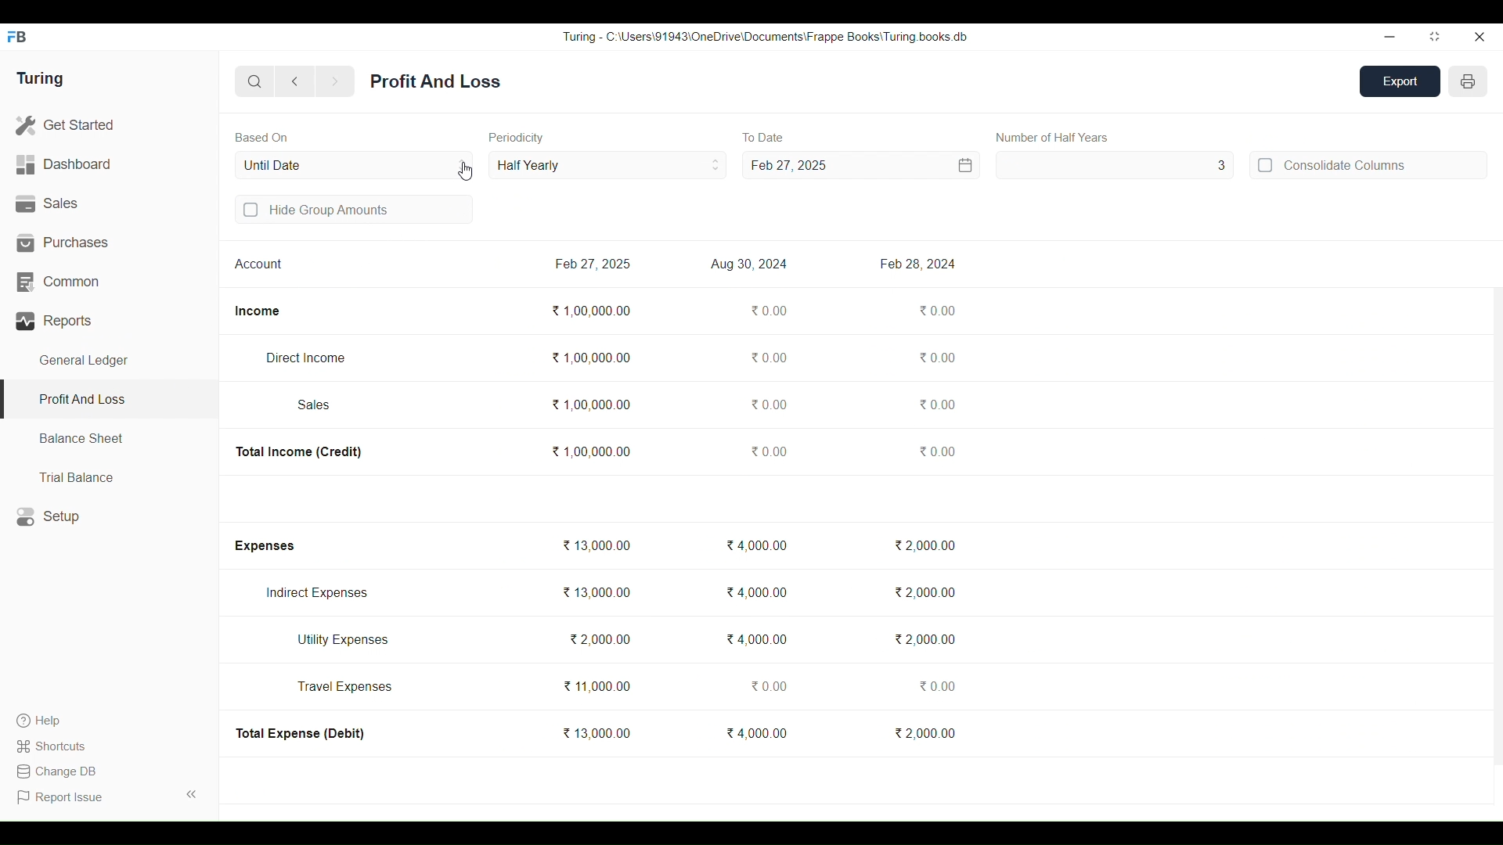 Image resolution: width=1503 pixels, height=845 pixels. I want to click on Common, so click(109, 282).